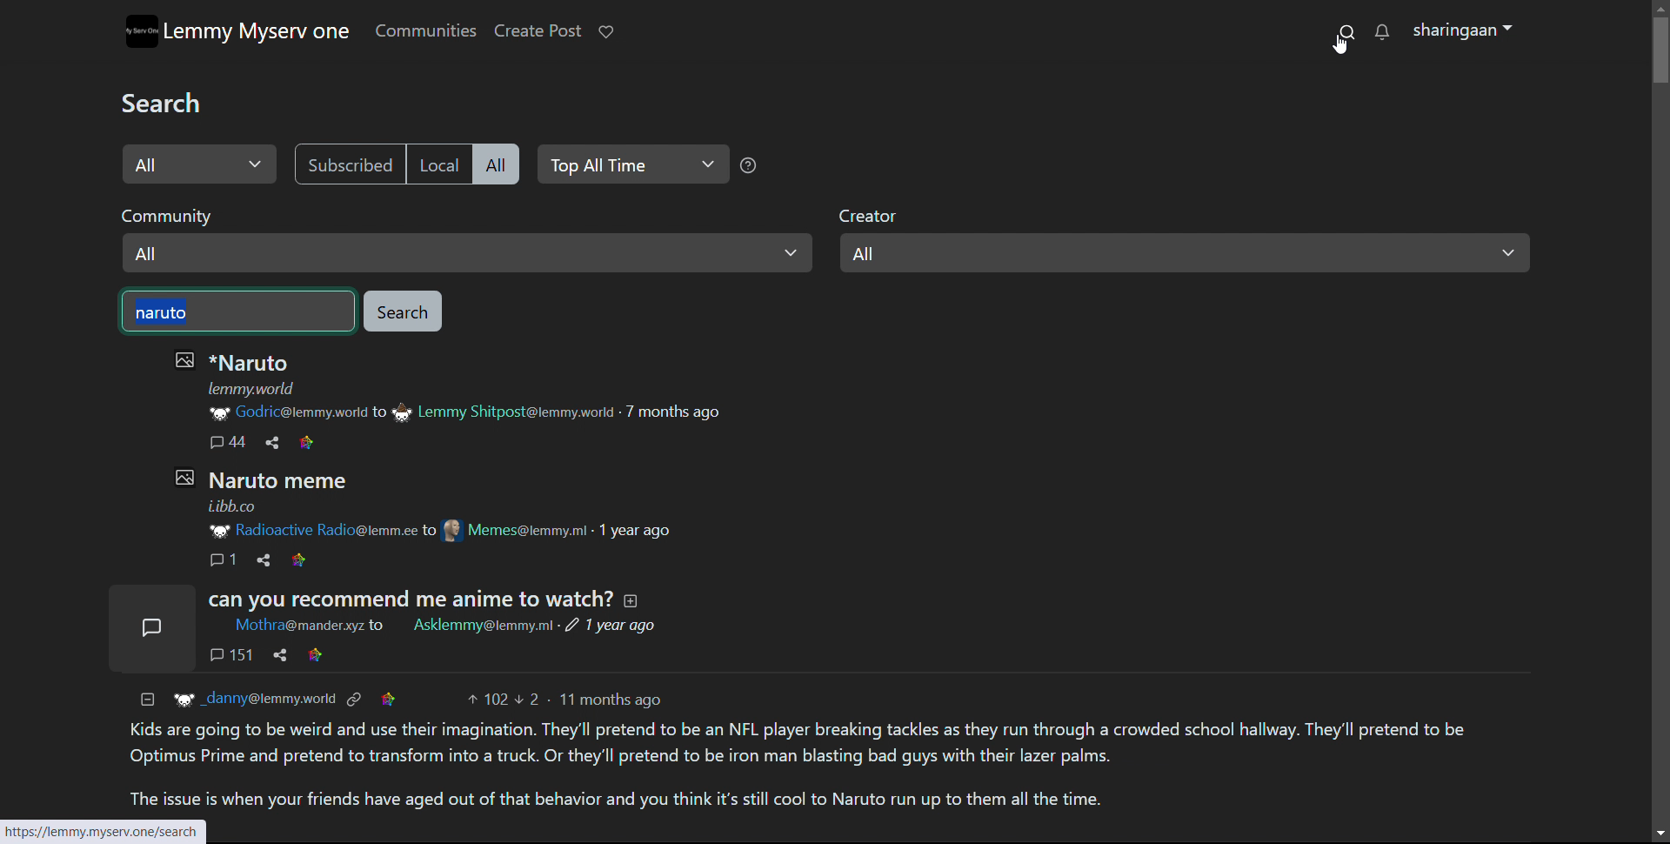 This screenshot has width=1670, height=844. I want to click on select creator, so click(1184, 241).